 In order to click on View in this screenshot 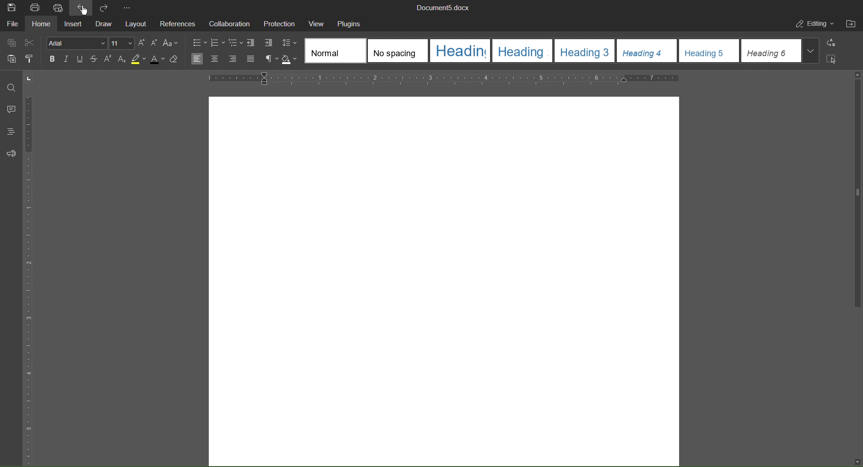, I will do `click(316, 24)`.